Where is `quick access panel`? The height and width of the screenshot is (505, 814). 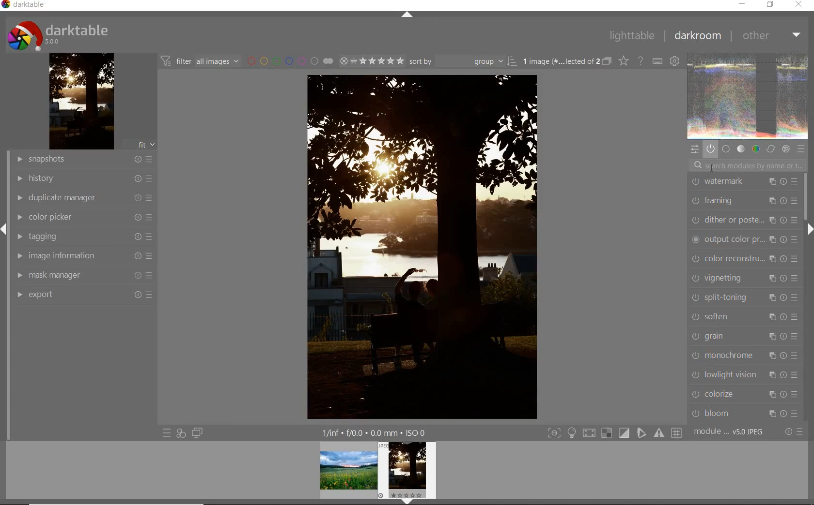 quick access panel is located at coordinates (695, 149).